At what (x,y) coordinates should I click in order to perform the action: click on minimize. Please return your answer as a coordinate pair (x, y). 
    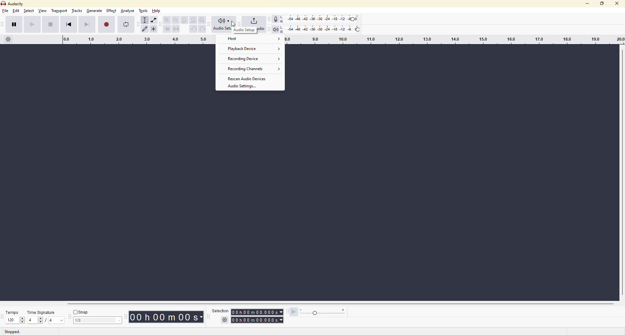
    Looking at the image, I should click on (587, 4).